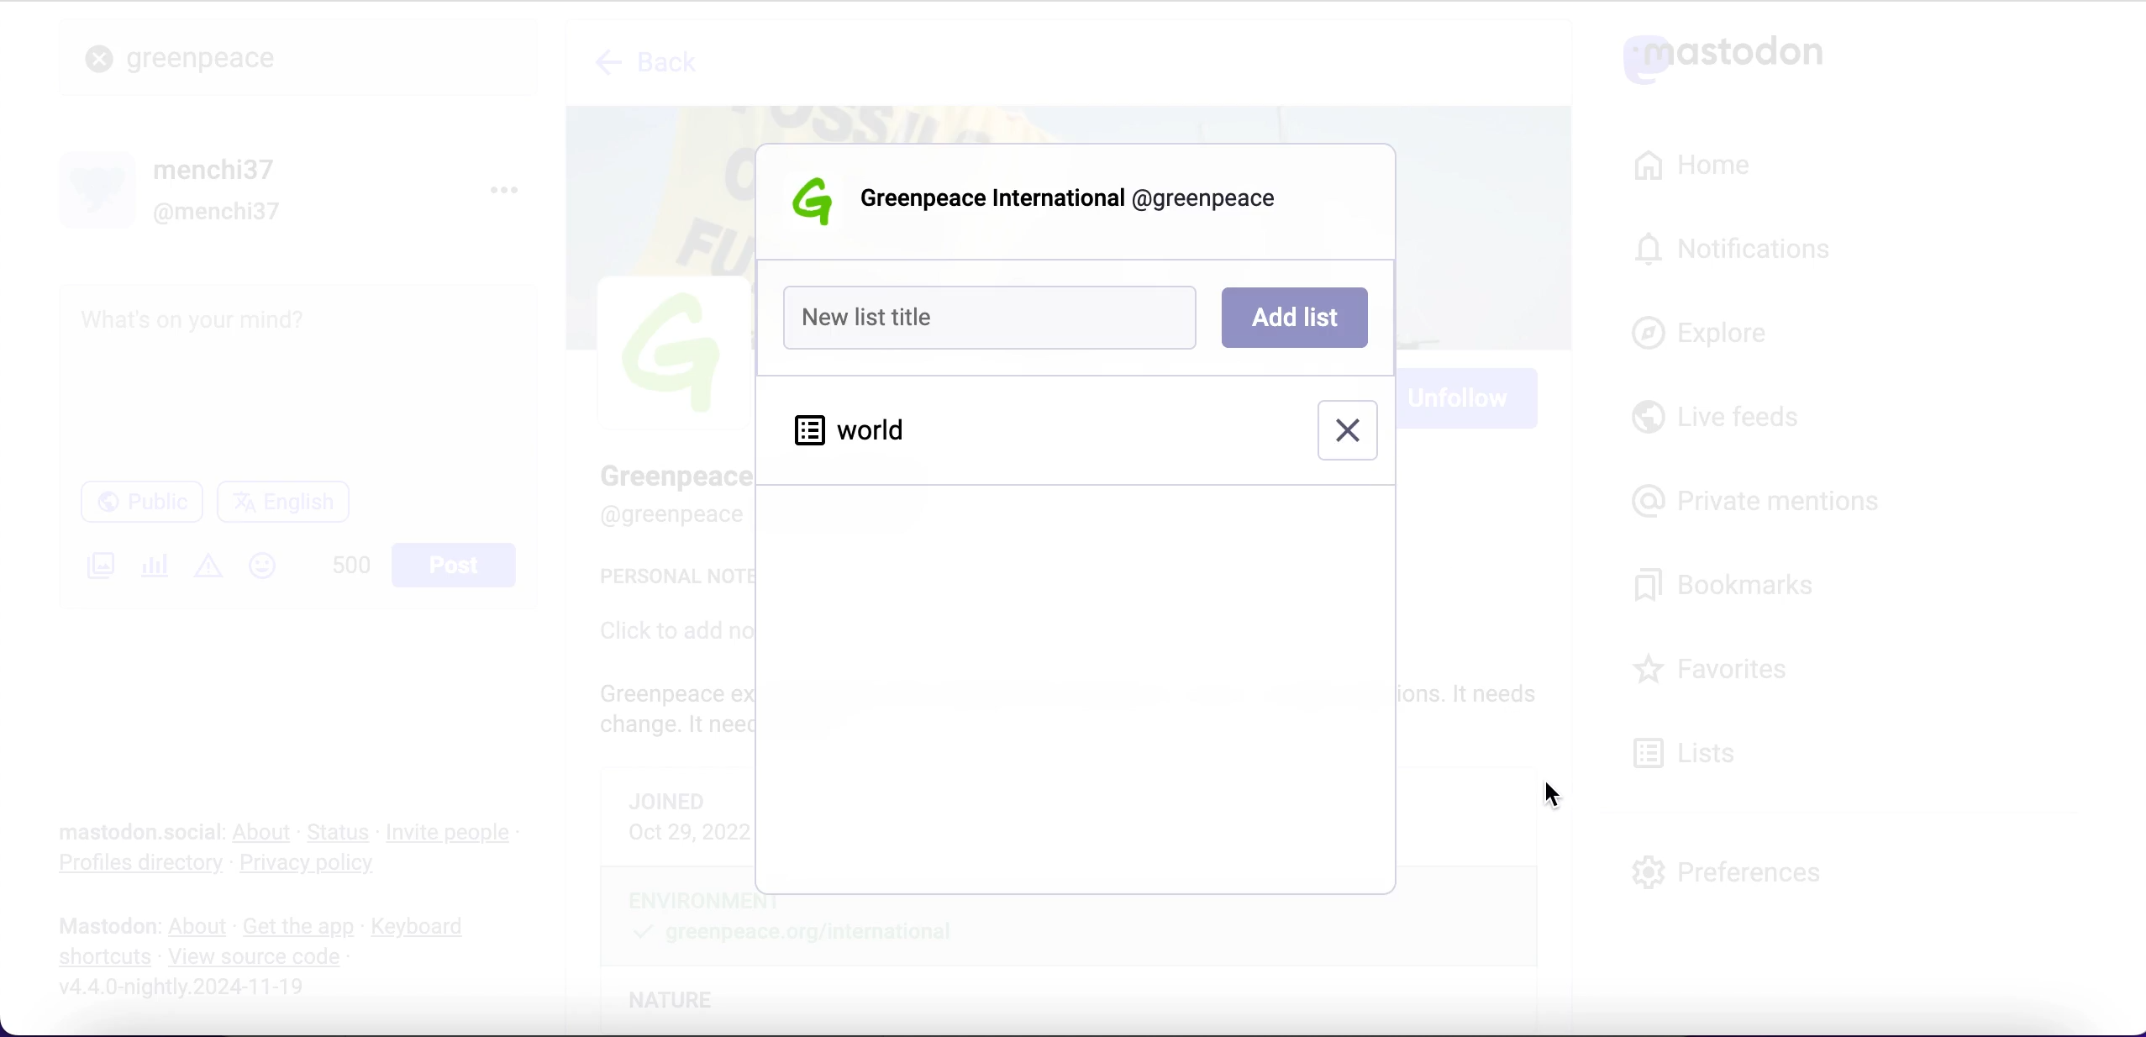 Image resolution: width=2146 pixels, height=1037 pixels. Describe the element at coordinates (1728, 871) in the screenshot. I see `preferences` at that location.